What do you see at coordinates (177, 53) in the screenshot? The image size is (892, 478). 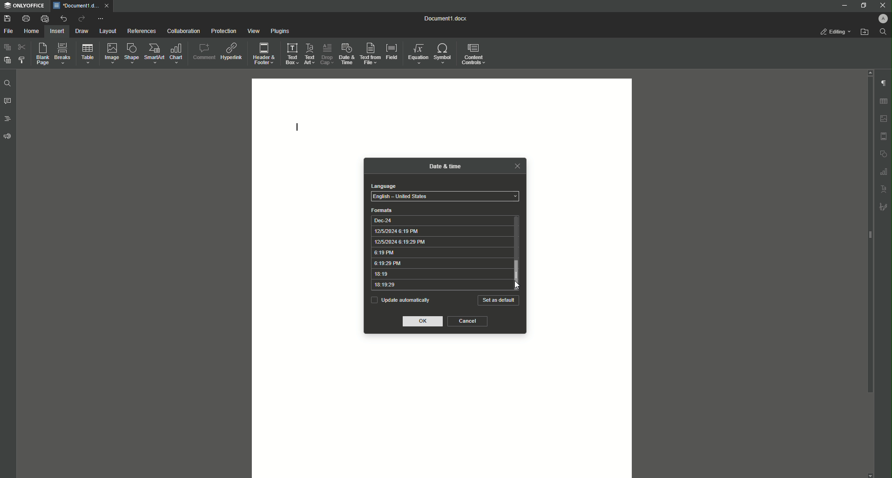 I see `Chart` at bounding box center [177, 53].